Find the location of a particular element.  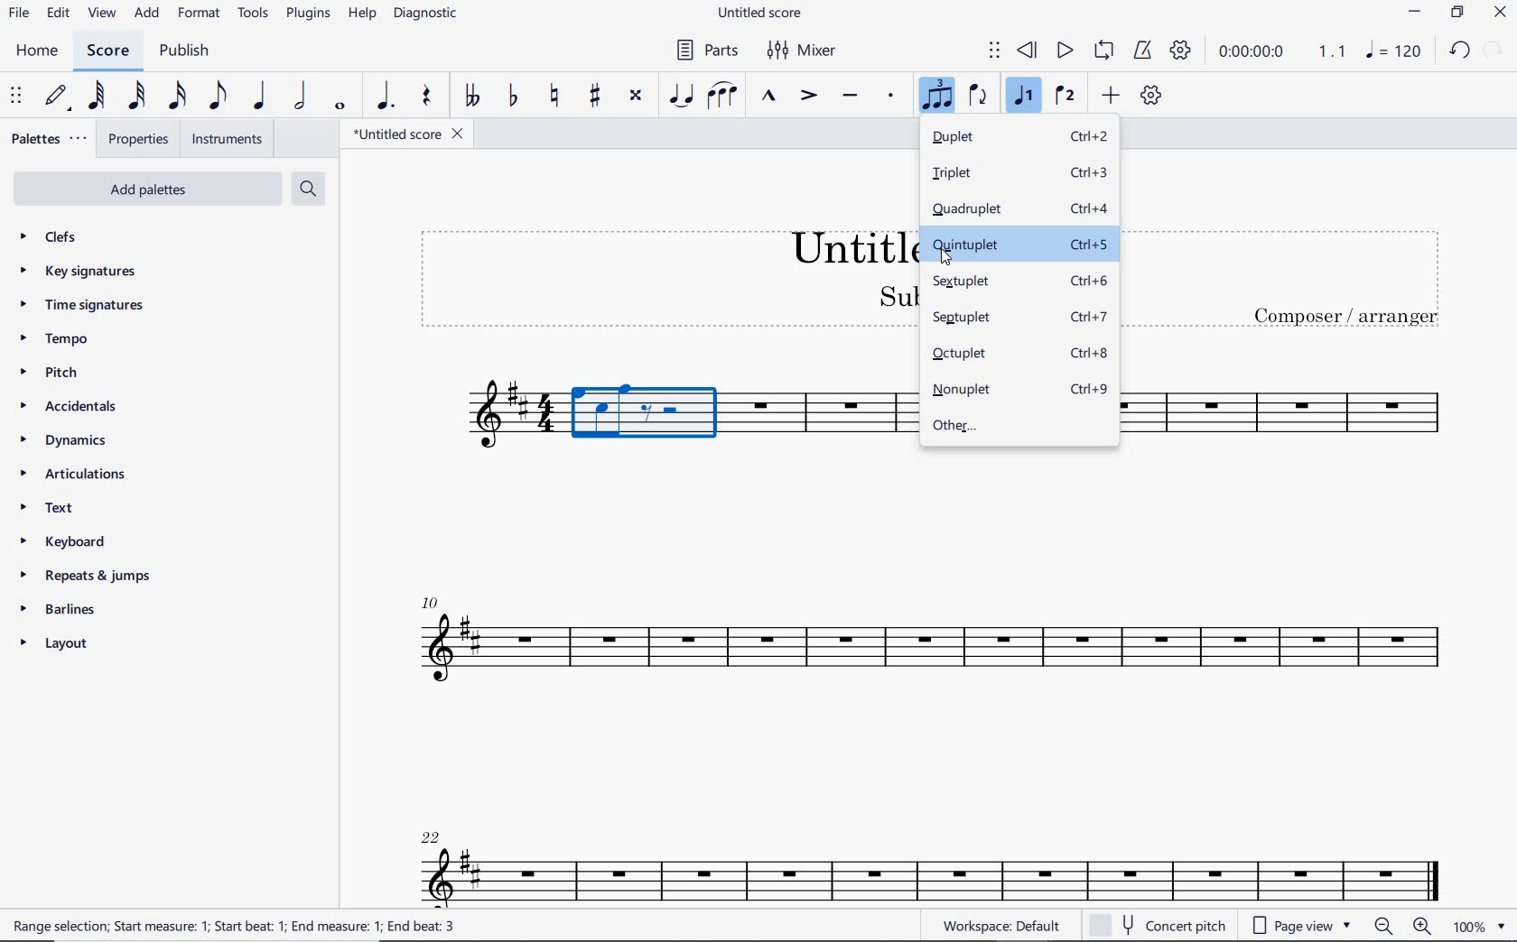

zoom factor is located at coordinates (1476, 925).